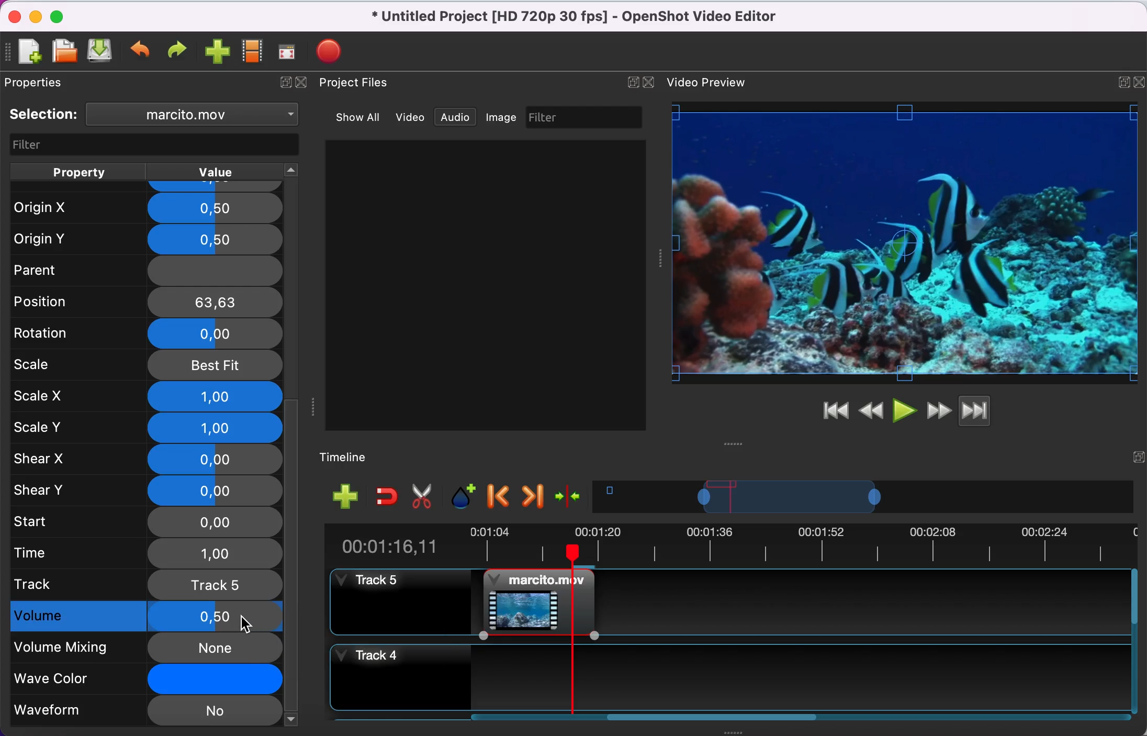  I want to click on open file, so click(64, 51).